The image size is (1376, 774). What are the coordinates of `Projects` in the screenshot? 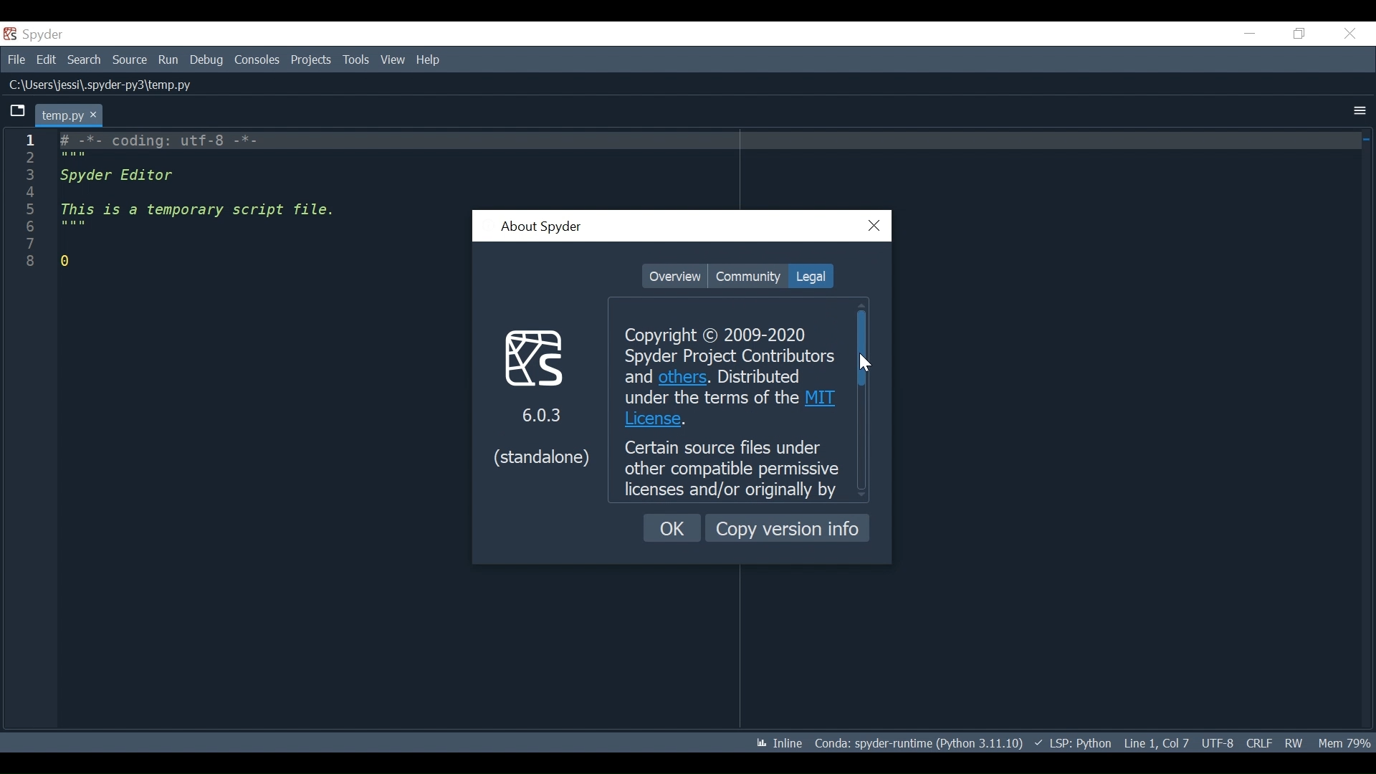 It's located at (311, 60).